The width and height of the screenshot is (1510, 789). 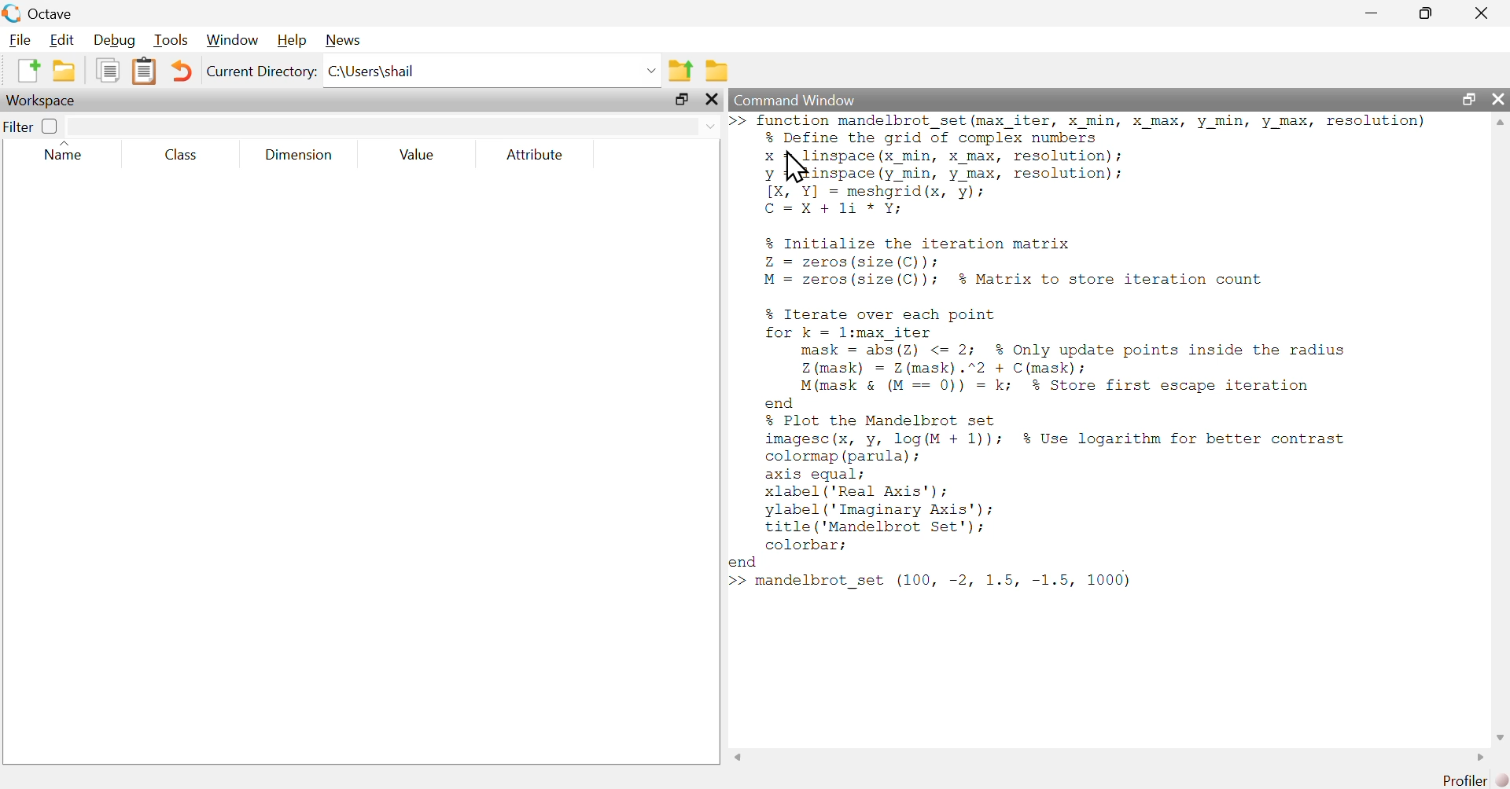 I want to click on Help, so click(x=289, y=41).